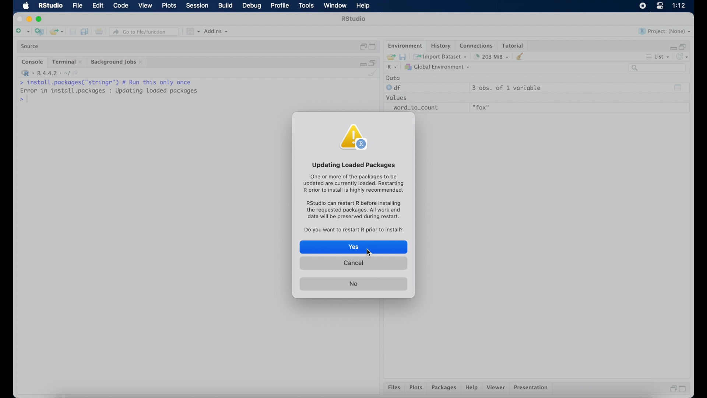 This screenshot has width=707, height=398. What do you see at coordinates (369, 253) in the screenshot?
I see `cursor` at bounding box center [369, 253].